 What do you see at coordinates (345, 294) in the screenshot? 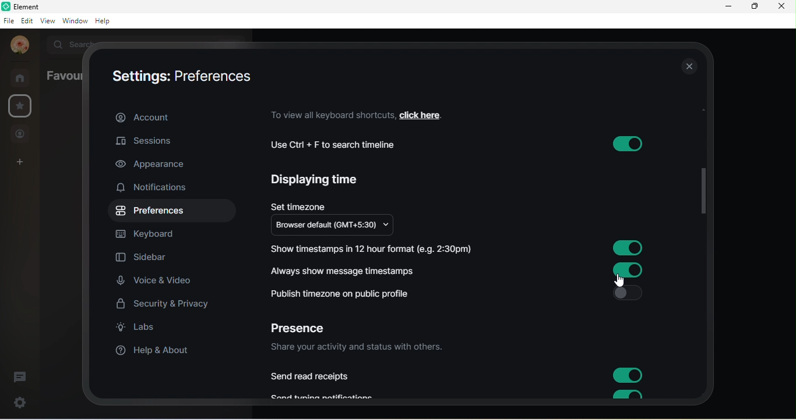
I see `publish timezone on public profile` at bounding box center [345, 294].